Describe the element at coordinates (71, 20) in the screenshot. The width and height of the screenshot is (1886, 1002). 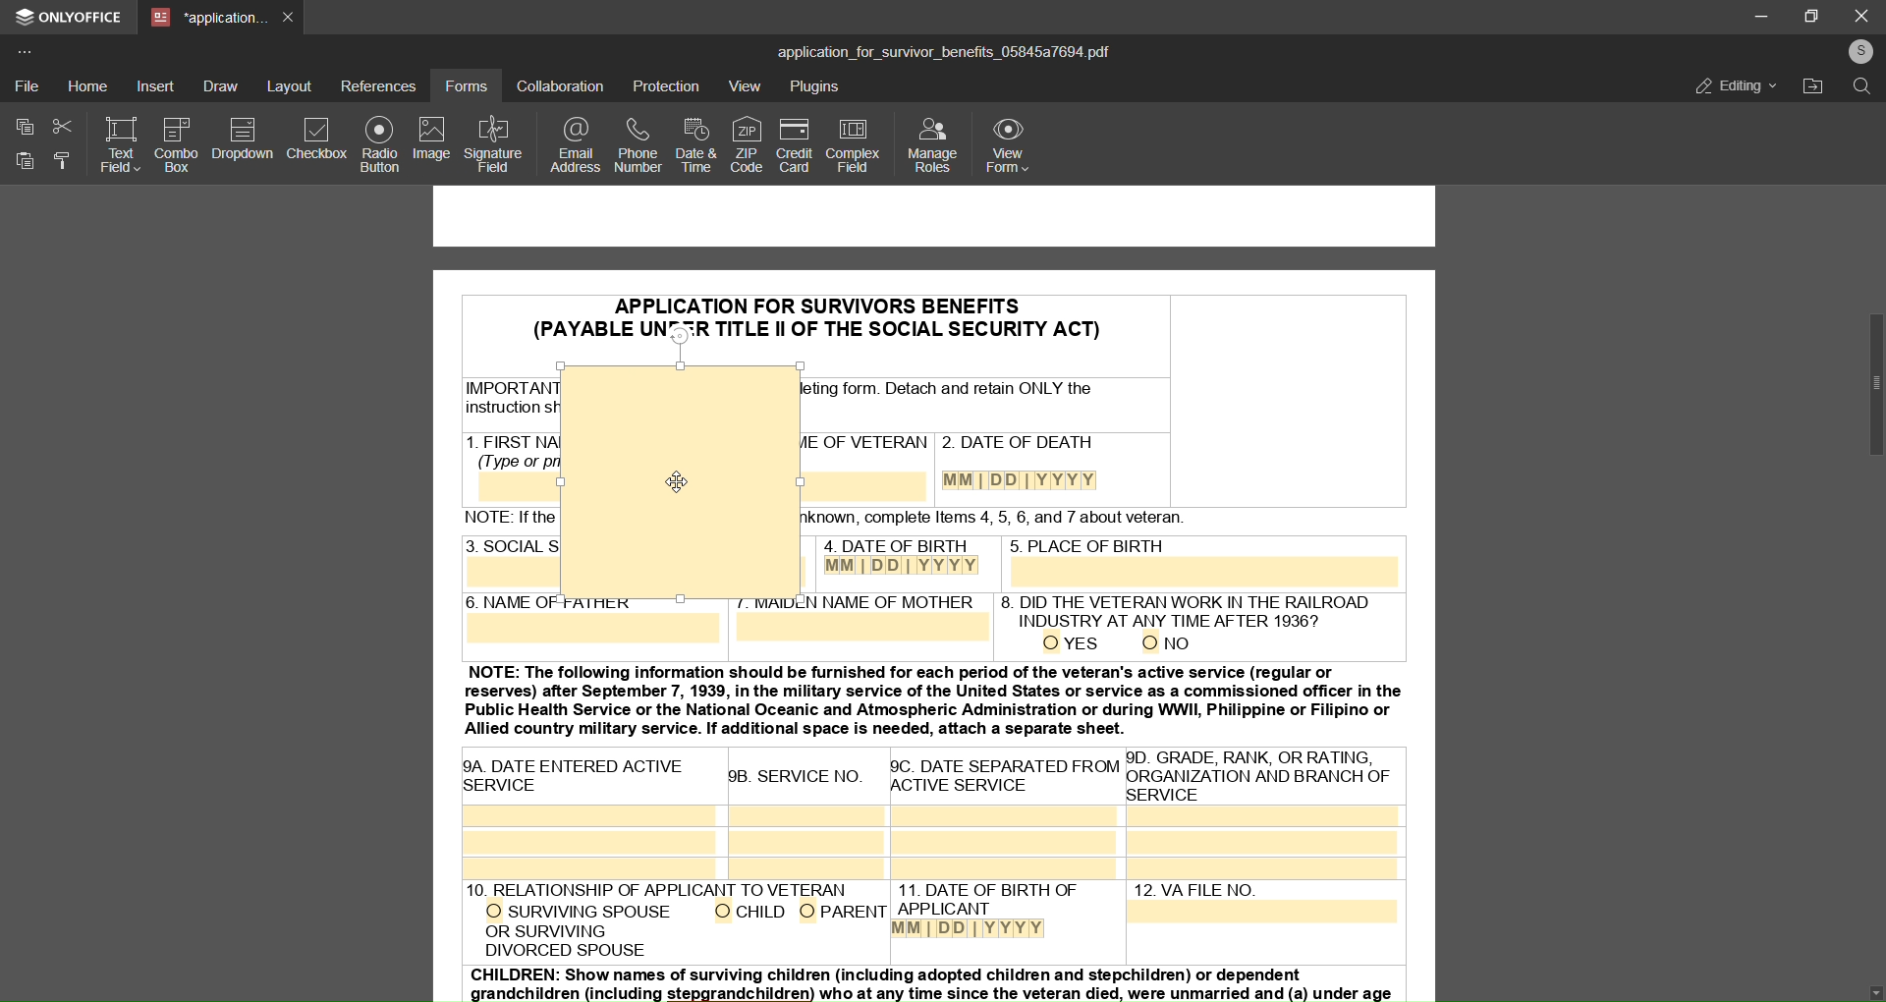
I see `onlyoffice` at that location.